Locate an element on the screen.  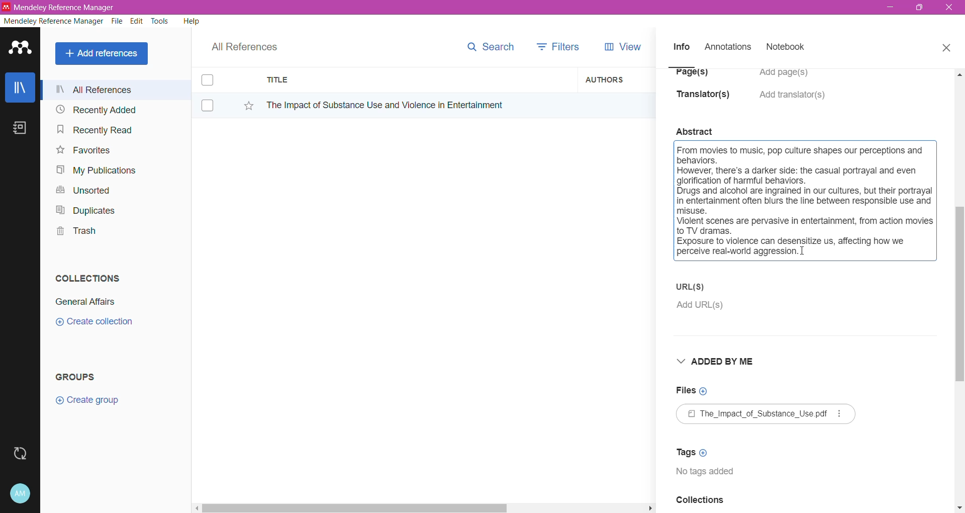
Click to Add URL(s) is located at coordinates (699, 307).